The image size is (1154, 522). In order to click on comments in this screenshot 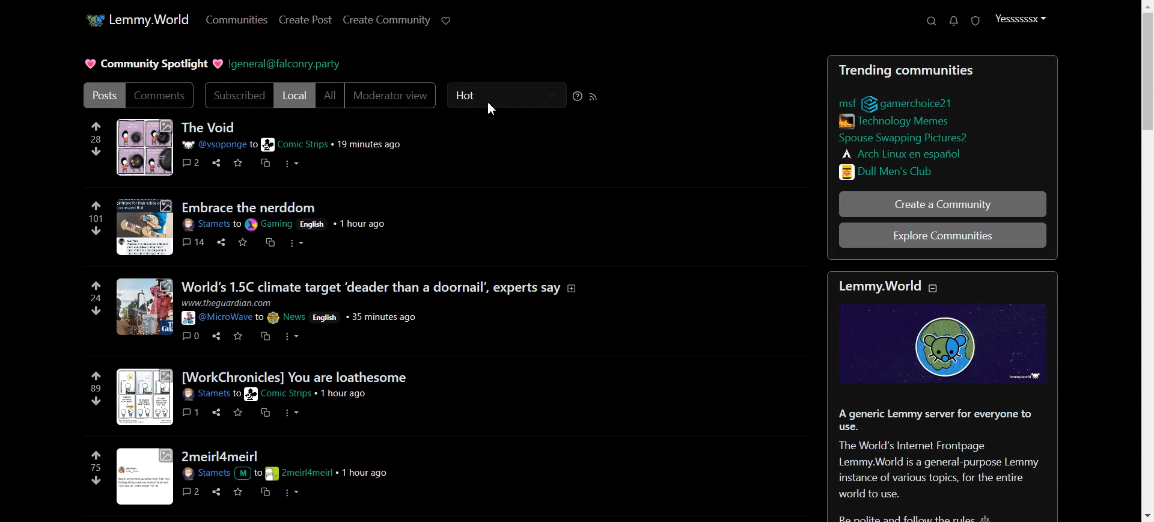, I will do `click(191, 159)`.